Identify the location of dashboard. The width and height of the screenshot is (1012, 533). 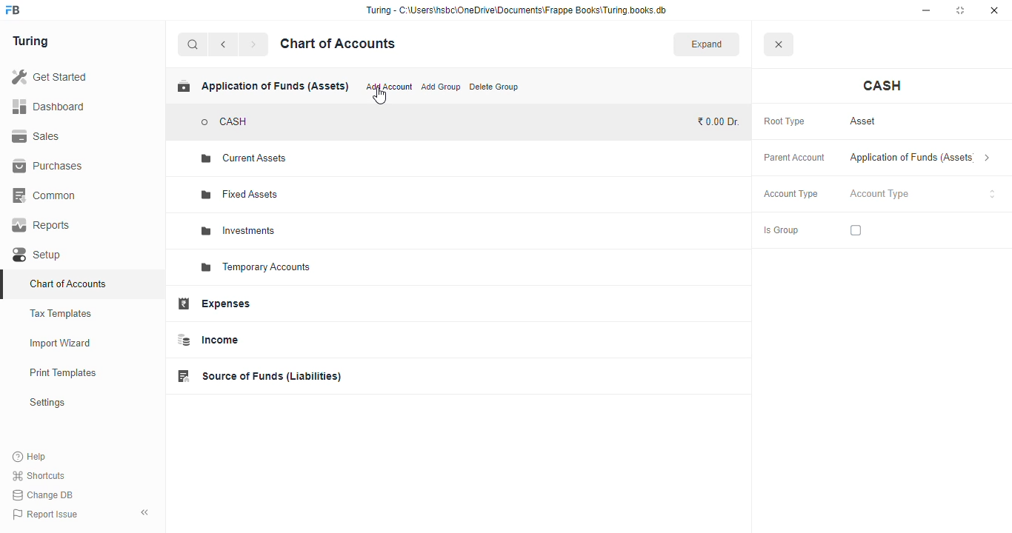
(48, 106).